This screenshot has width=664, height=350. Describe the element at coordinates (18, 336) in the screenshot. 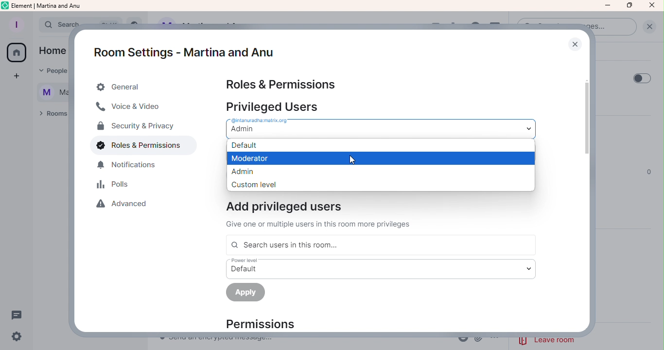

I see `Settings` at that location.